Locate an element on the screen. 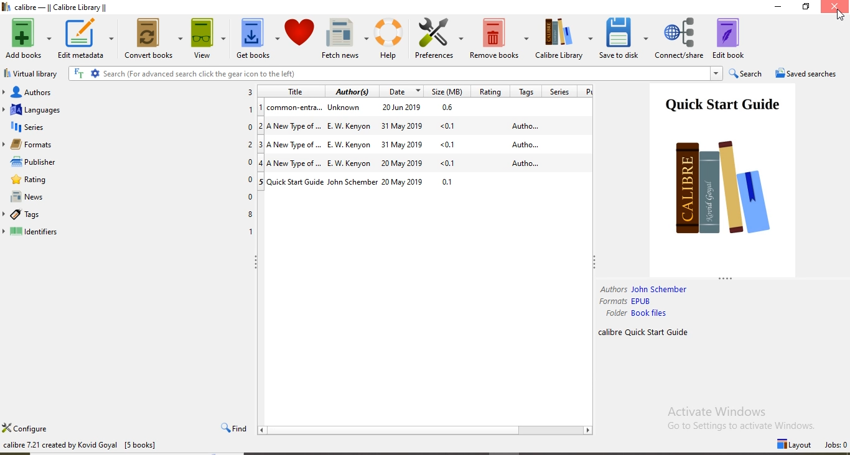 The height and width of the screenshot is (455, 850). Date is located at coordinates (406, 91).